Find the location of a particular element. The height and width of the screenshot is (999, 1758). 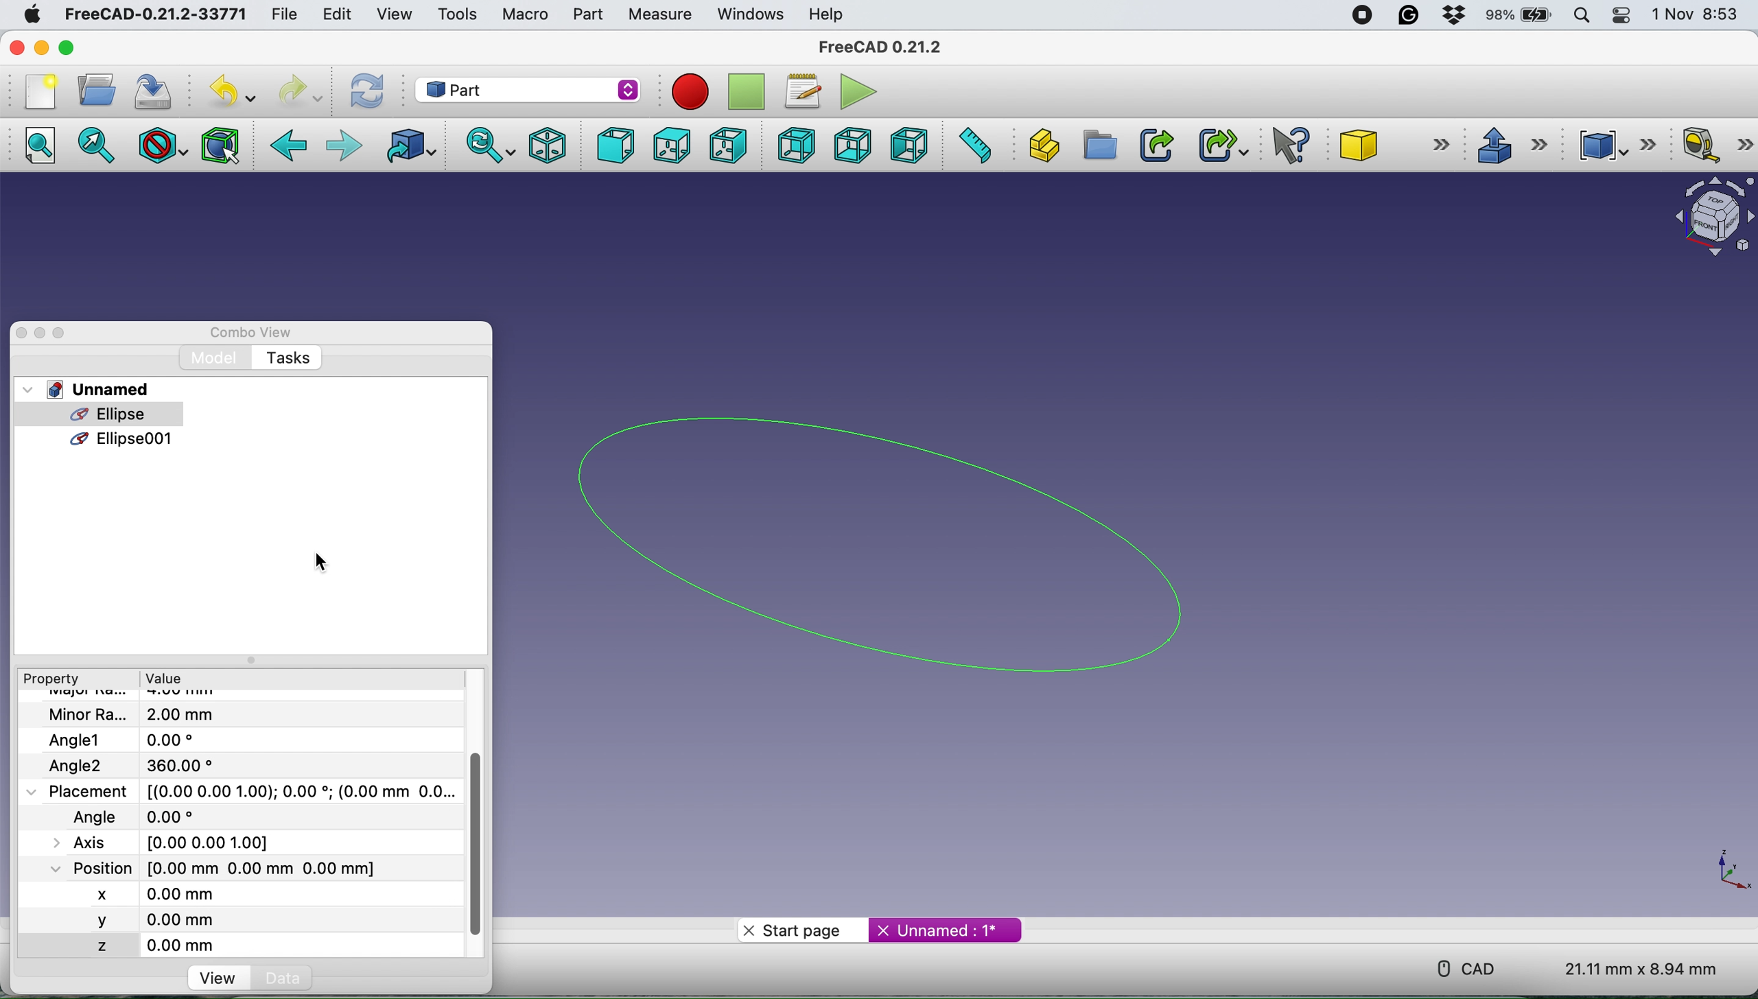

cursor is located at coordinates (314, 561).